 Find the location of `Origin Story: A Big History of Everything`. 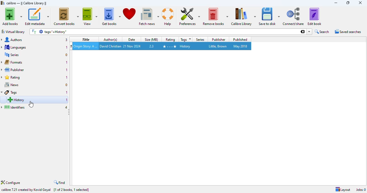

Origin Story: A Big History of Everything is located at coordinates (86, 46).